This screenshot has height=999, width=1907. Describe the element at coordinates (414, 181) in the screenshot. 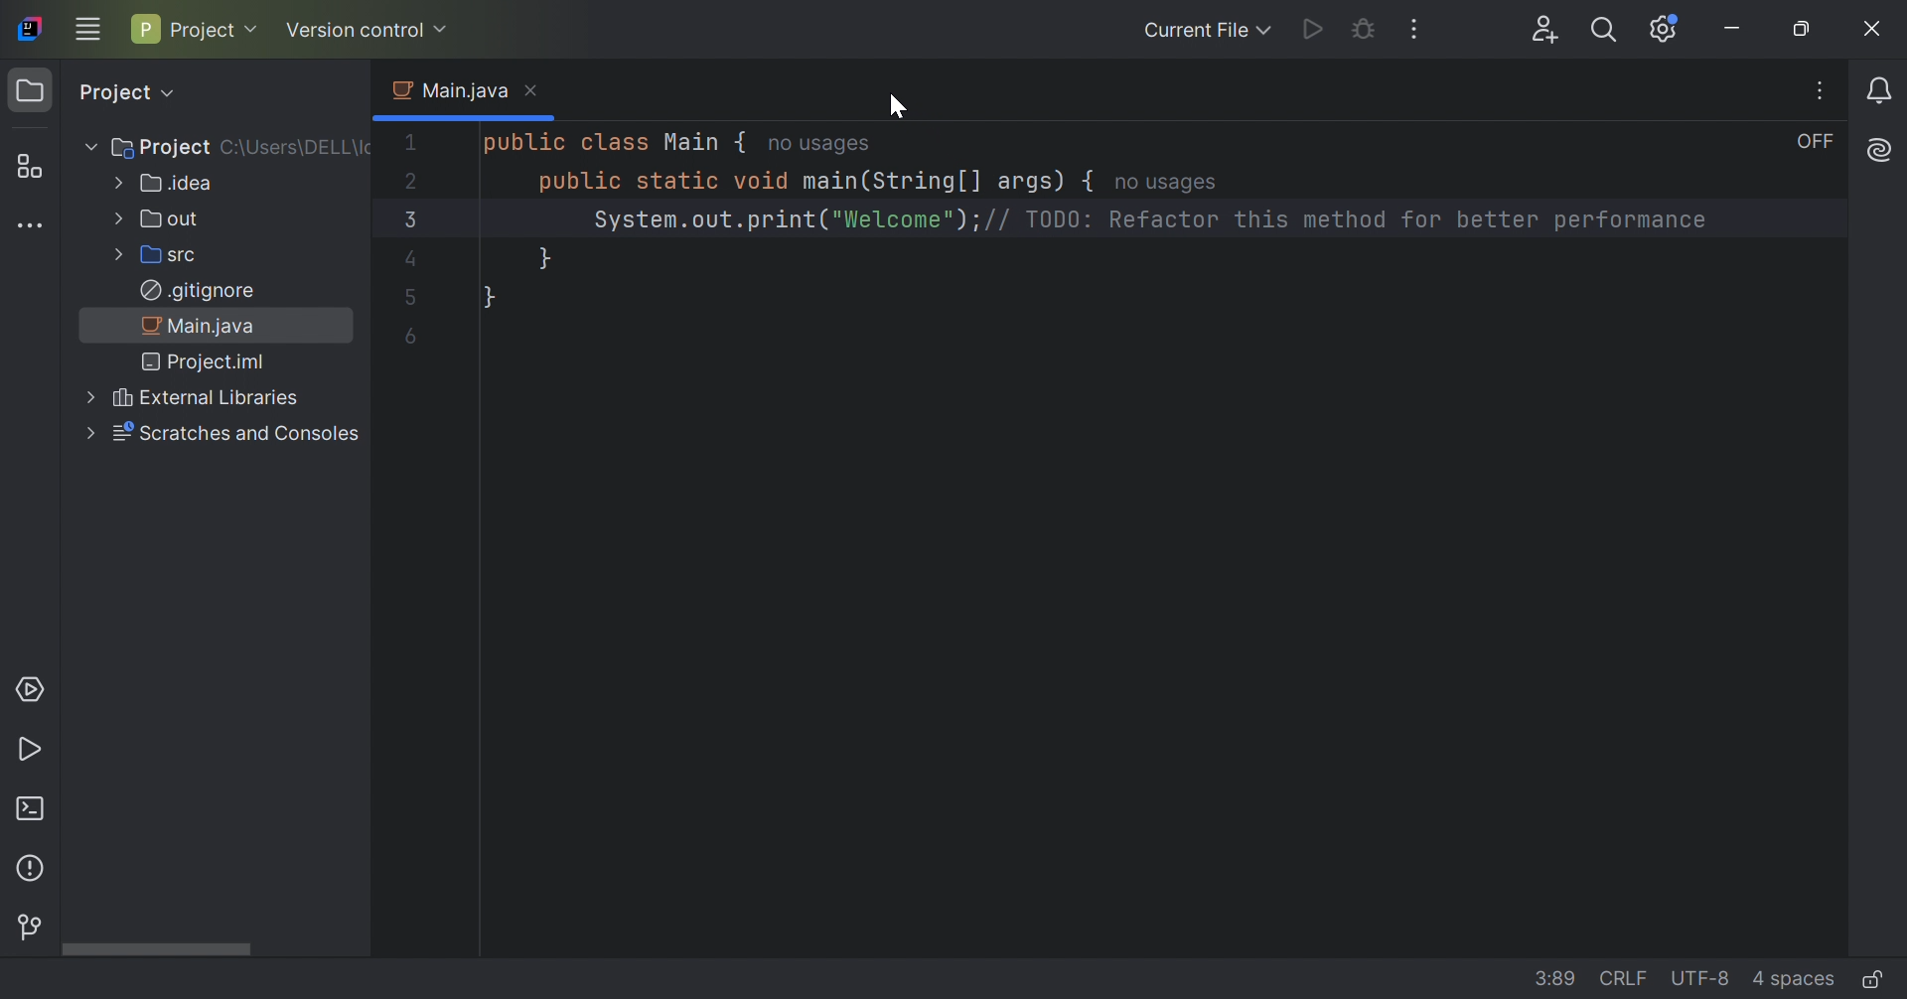

I see `2` at that location.